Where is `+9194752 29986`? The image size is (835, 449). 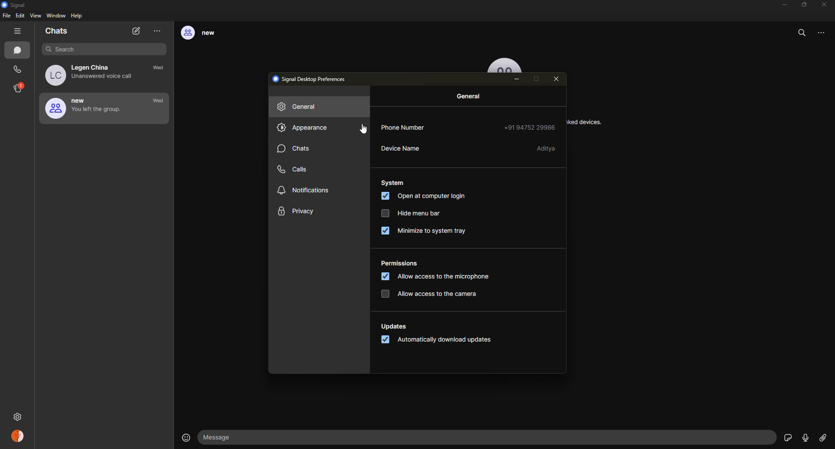 +9194752 29986 is located at coordinates (529, 126).